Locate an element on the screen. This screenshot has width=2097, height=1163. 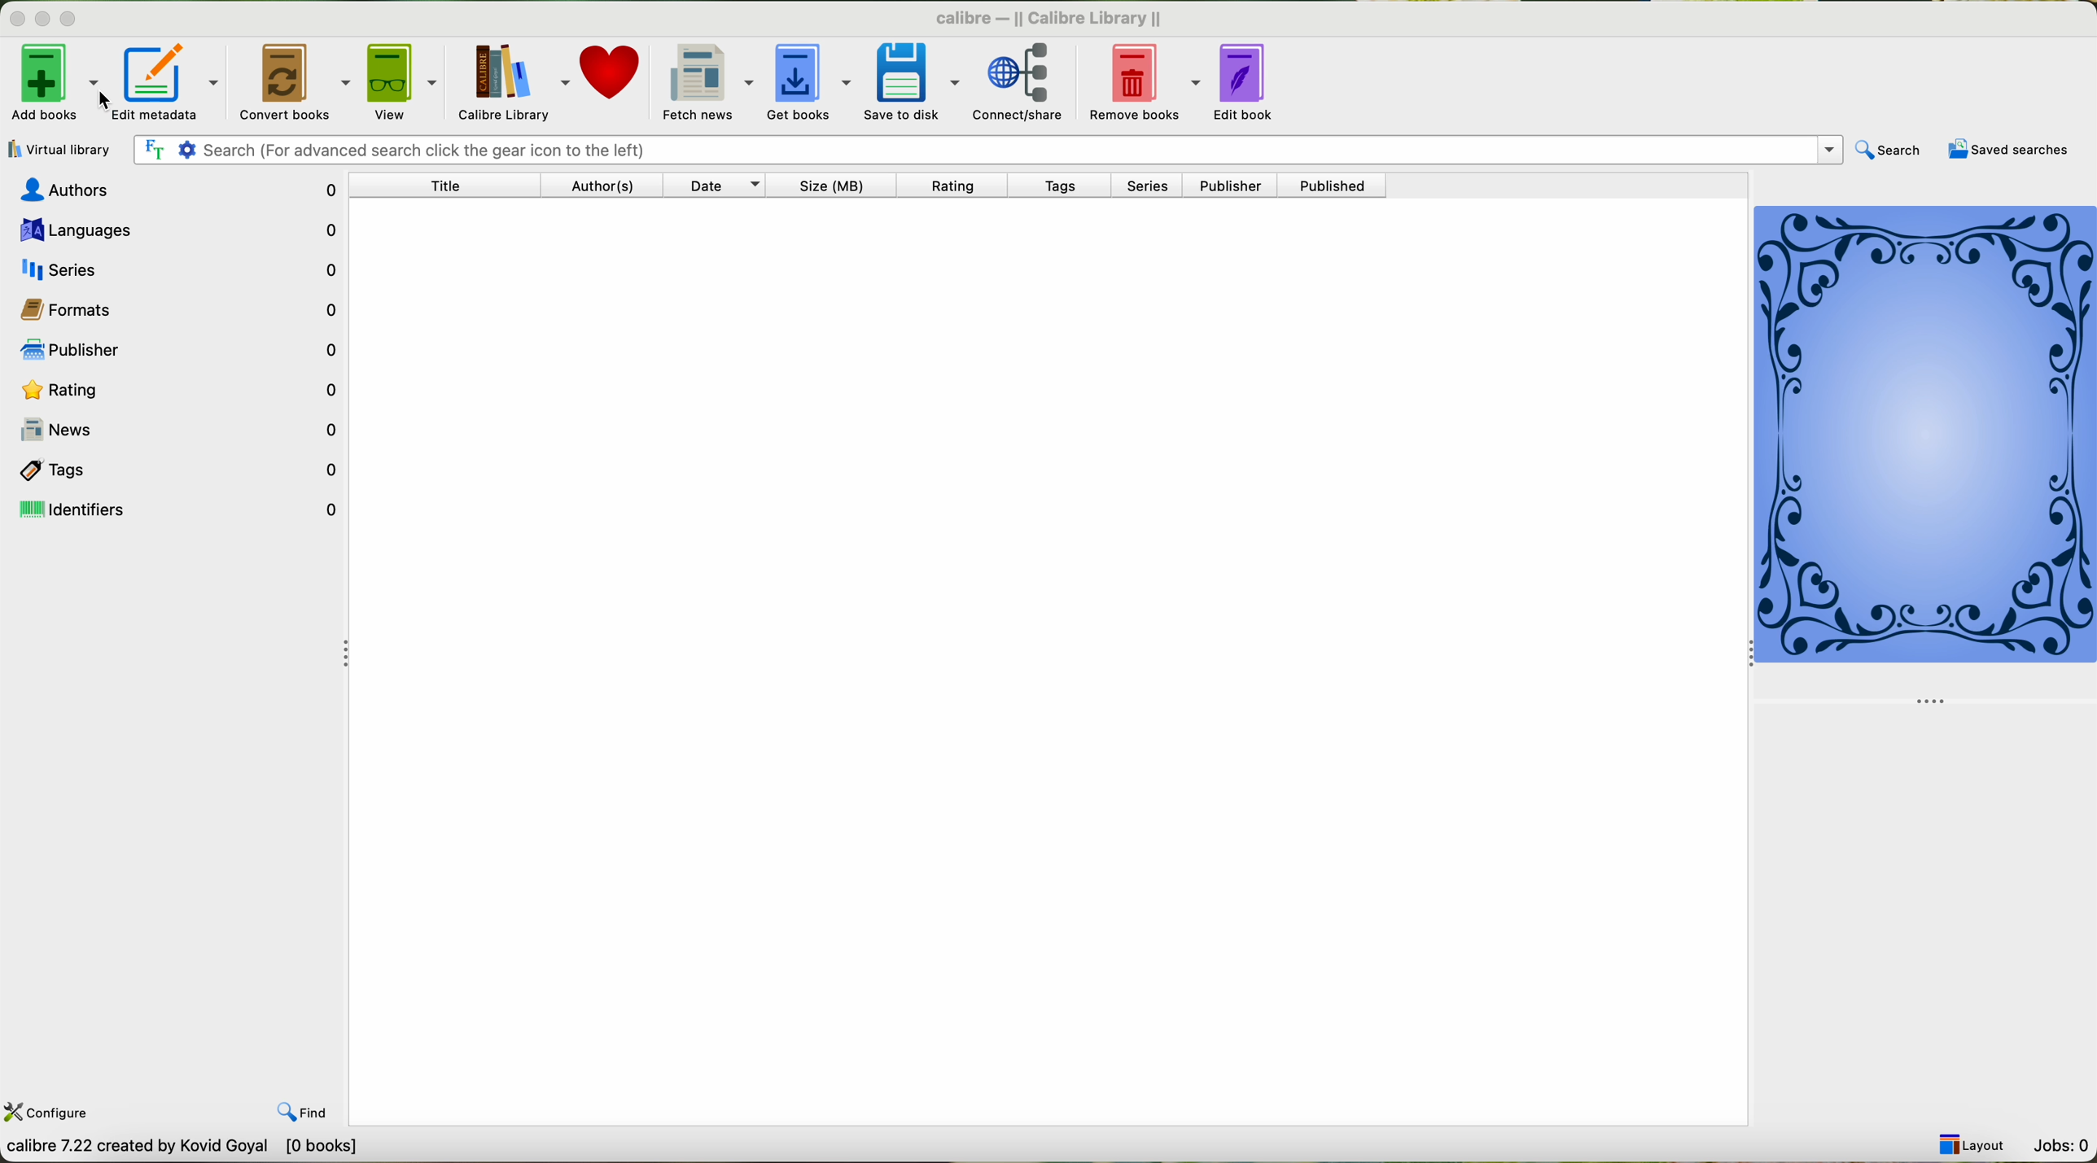
fetch news is located at coordinates (705, 82).